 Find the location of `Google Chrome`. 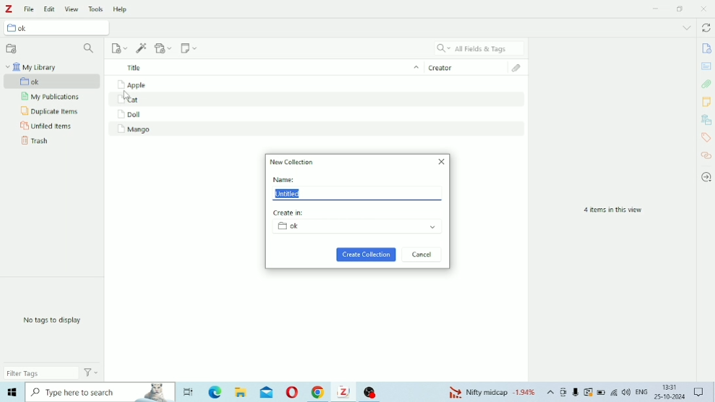

Google Chrome is located at coordinates (319, 392).